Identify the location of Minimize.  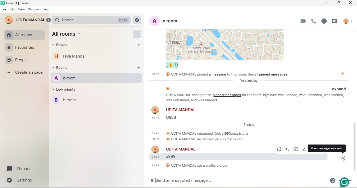
(327, 3).